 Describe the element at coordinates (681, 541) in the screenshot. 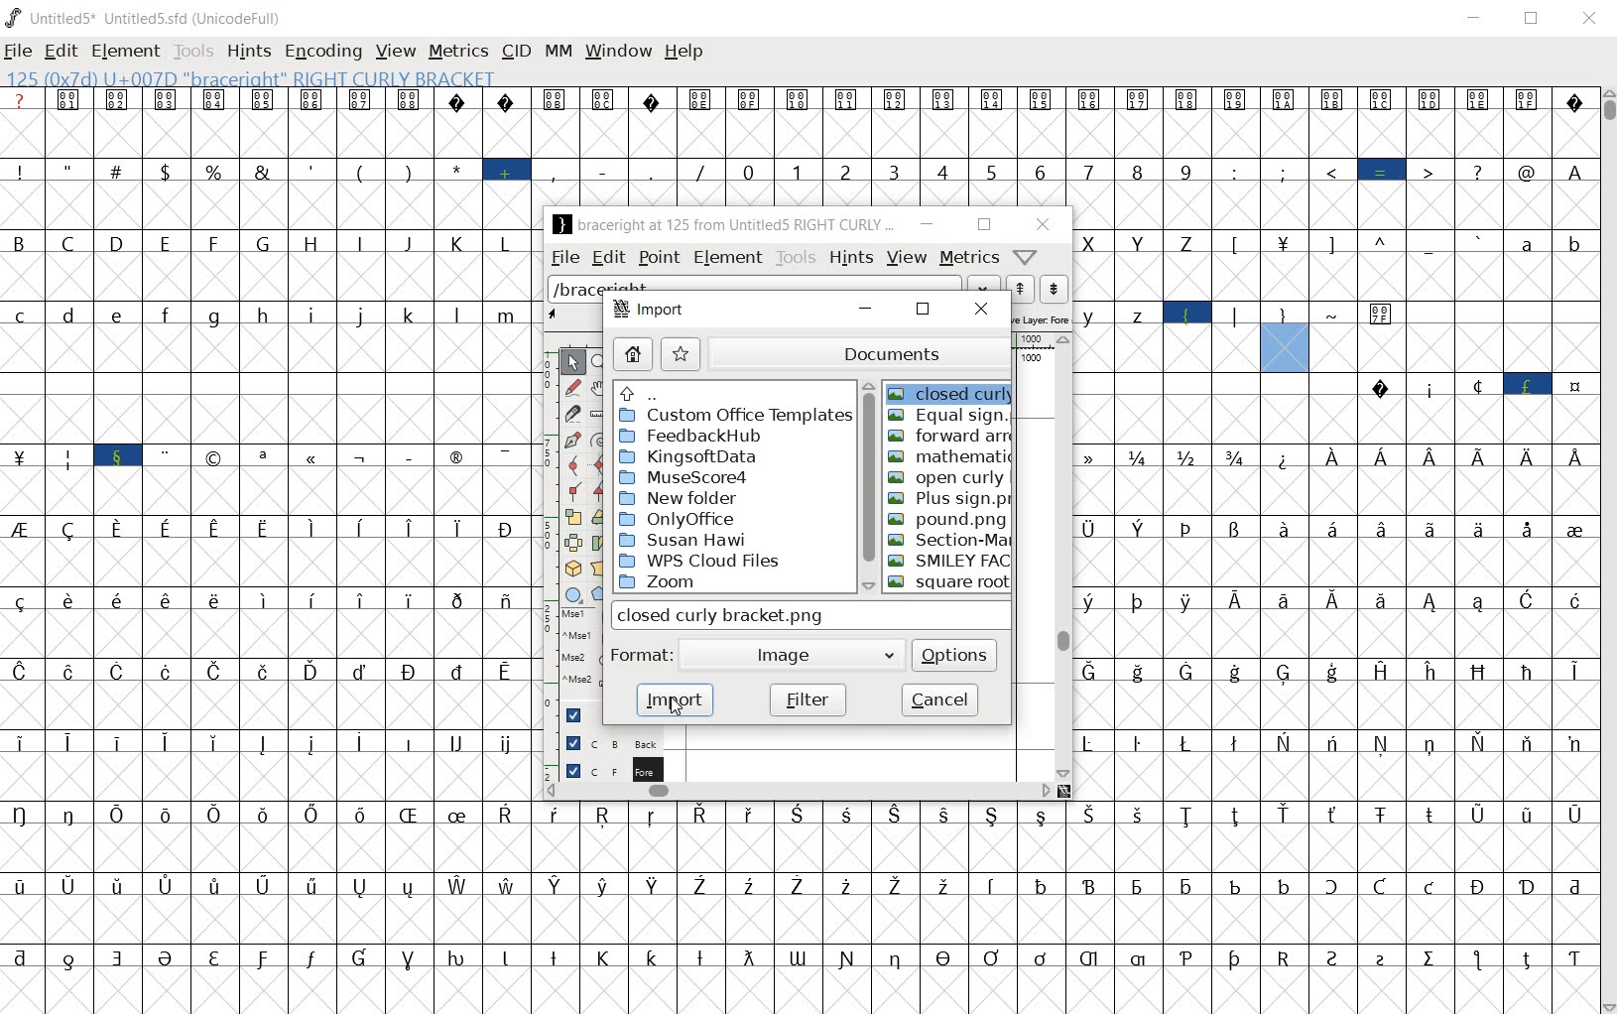

I see `Susan Hawi` at that location.